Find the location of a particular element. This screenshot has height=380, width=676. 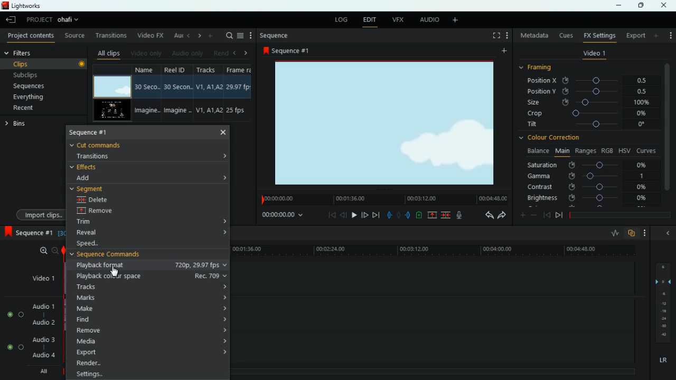

rend is located at coordinates (220, 52).